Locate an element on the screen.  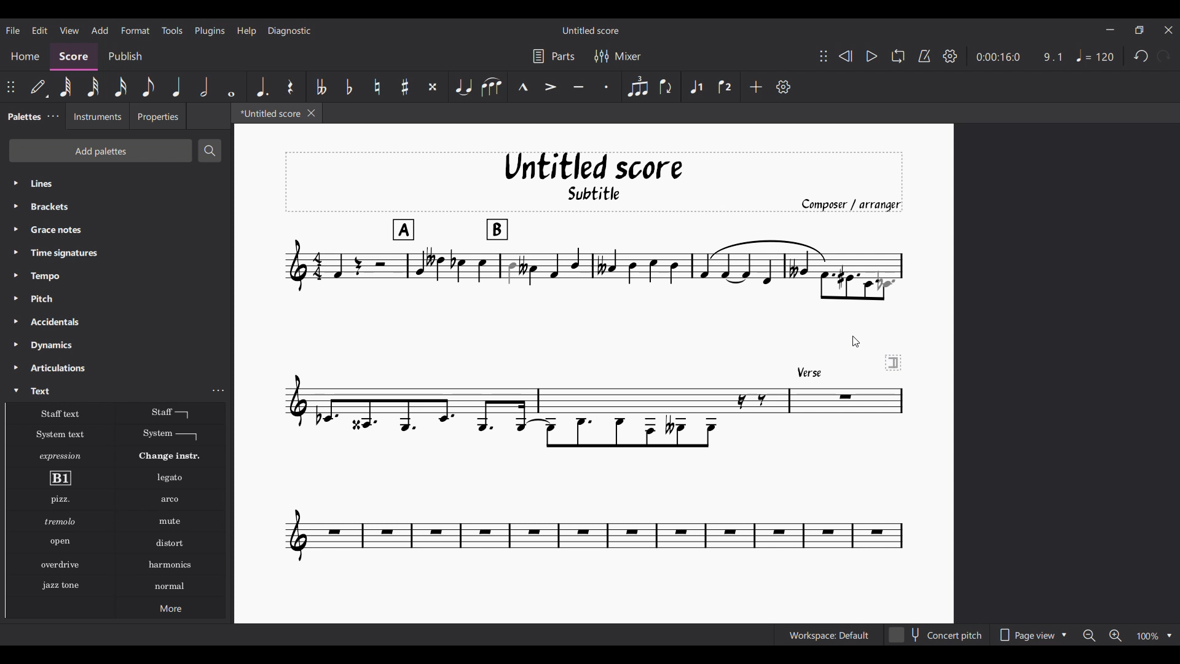
Diagnostic menu is located at coordinates (290, 31).